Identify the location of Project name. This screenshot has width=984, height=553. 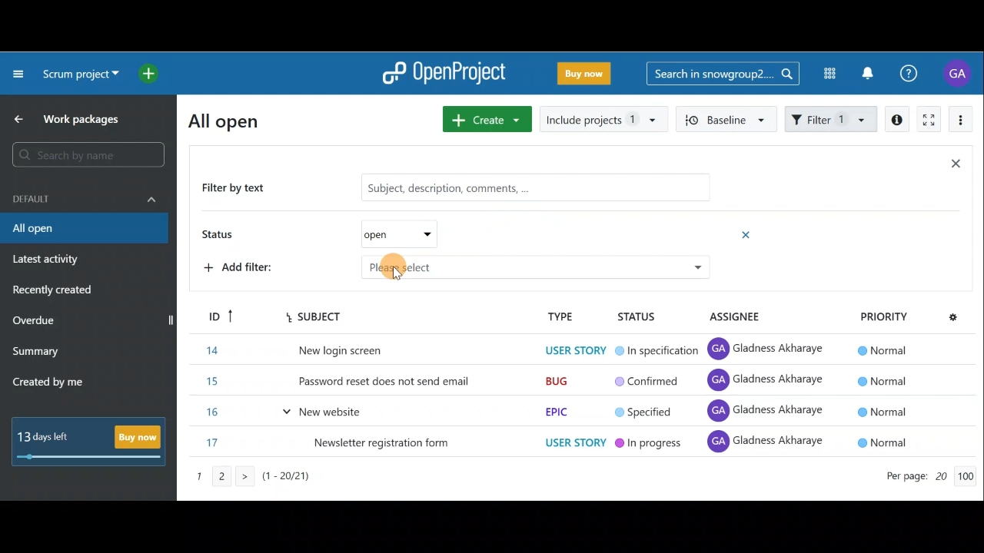
(78, 78).